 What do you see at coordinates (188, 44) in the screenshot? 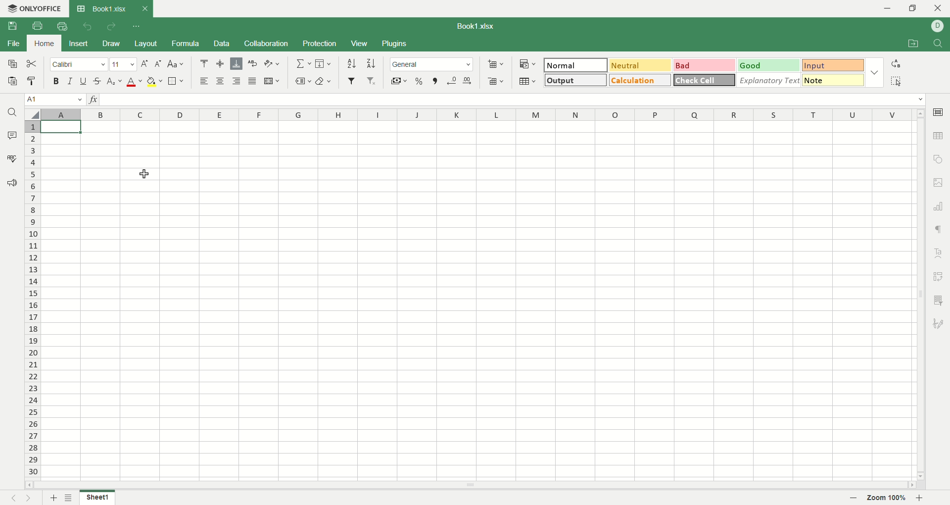
I see `formula` at bounding box center [188, 44].